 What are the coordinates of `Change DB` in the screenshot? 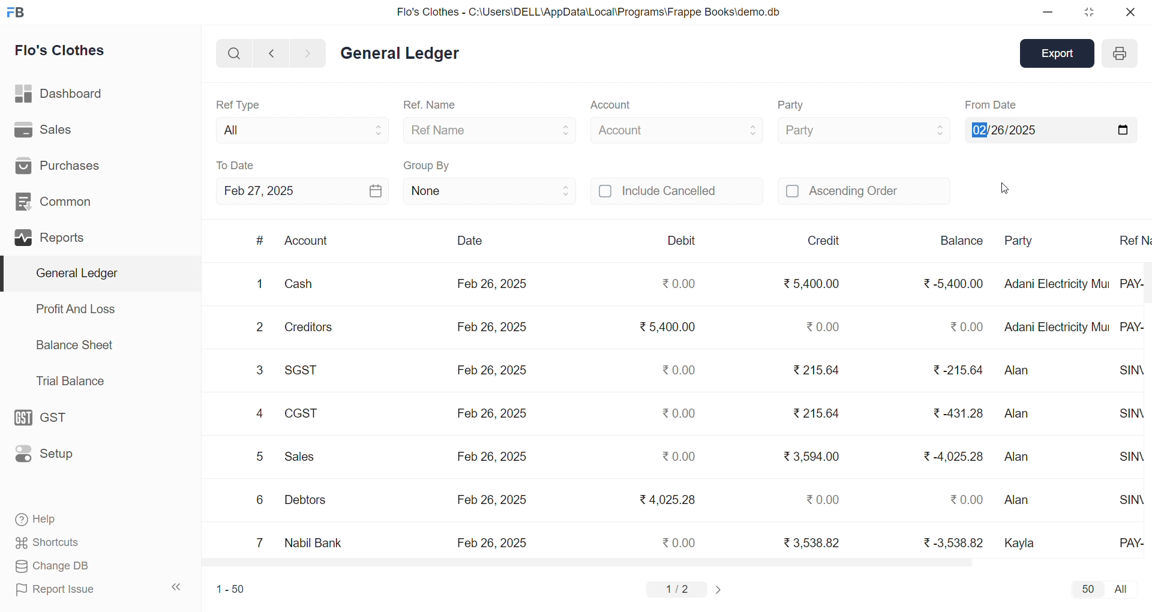 It's located at (50, 565).